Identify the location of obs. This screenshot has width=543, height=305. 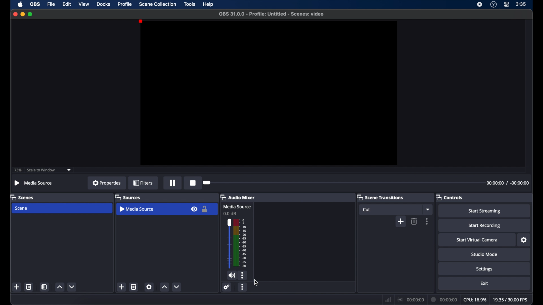
(35, 4).